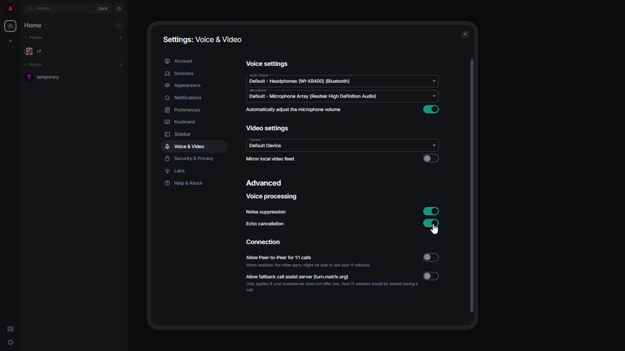 This screenshot has width=625, height=351. I want to click on keyboard, so click(181, 122).